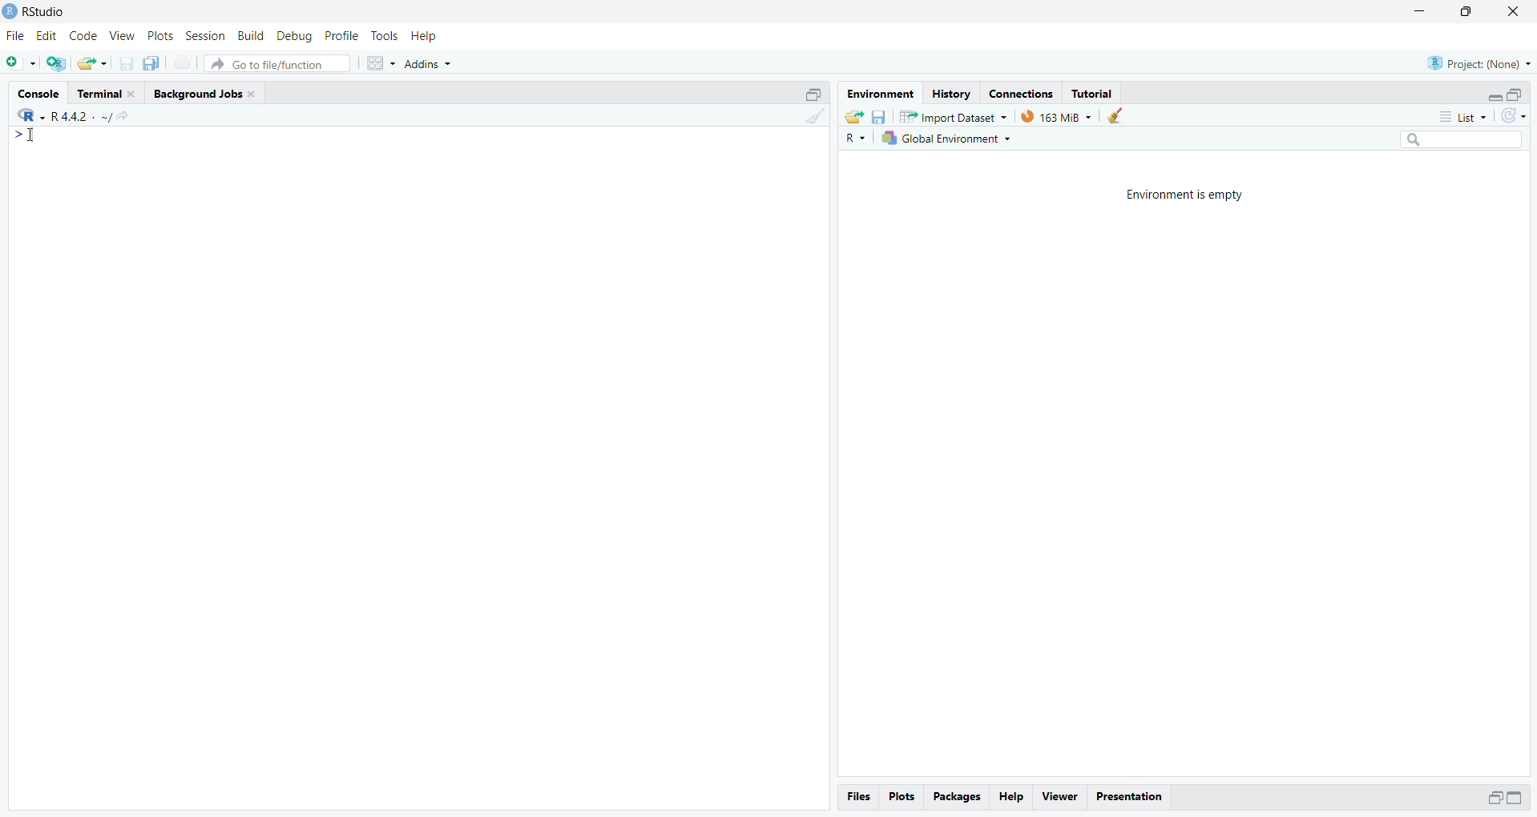  Describe the element at coordinates (959, 797) in the screenshot. I see `Packages` at that location.